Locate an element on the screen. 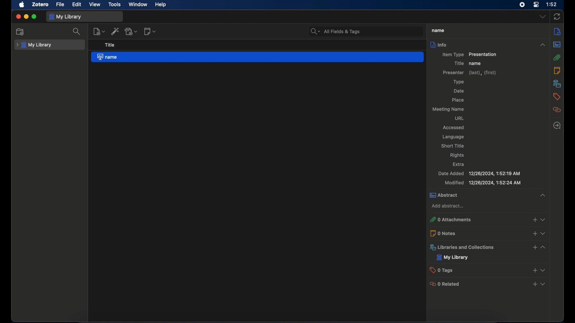 The width and height of the screenshot is (575, 323). libraries is located at coordinates (557, 83).